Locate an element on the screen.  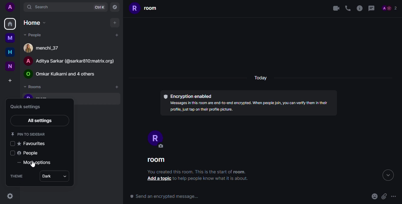
quick settings is located at coordinates (9, 196).